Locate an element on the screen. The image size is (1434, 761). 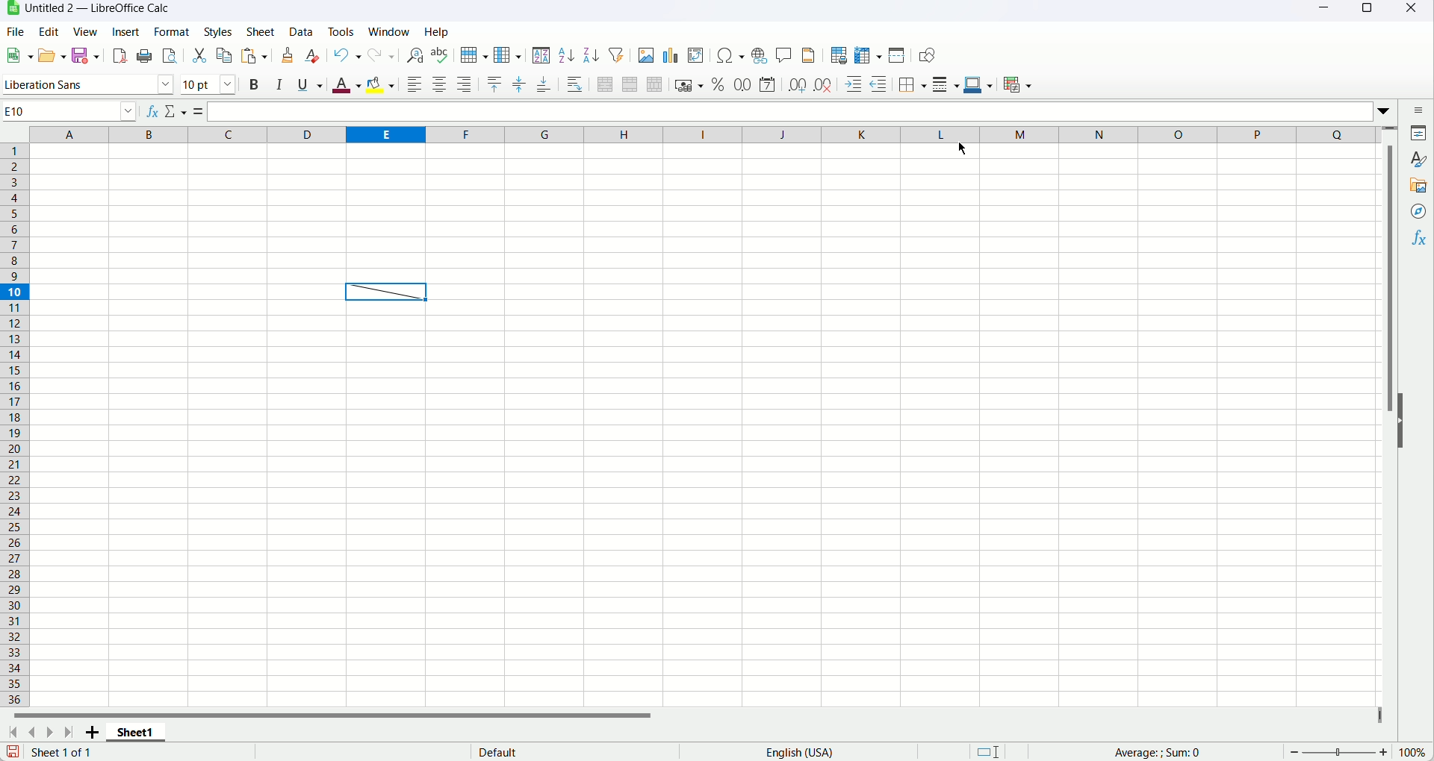
Insert is located at coordinates (127, 31).